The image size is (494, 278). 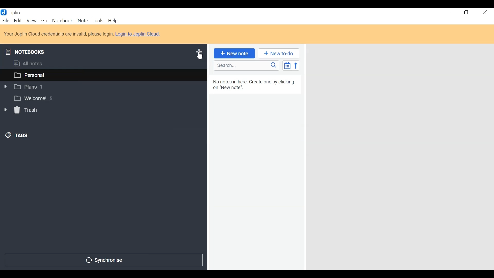 I want to click on Joplin Desktop Icon, so click(x=4, y=13).